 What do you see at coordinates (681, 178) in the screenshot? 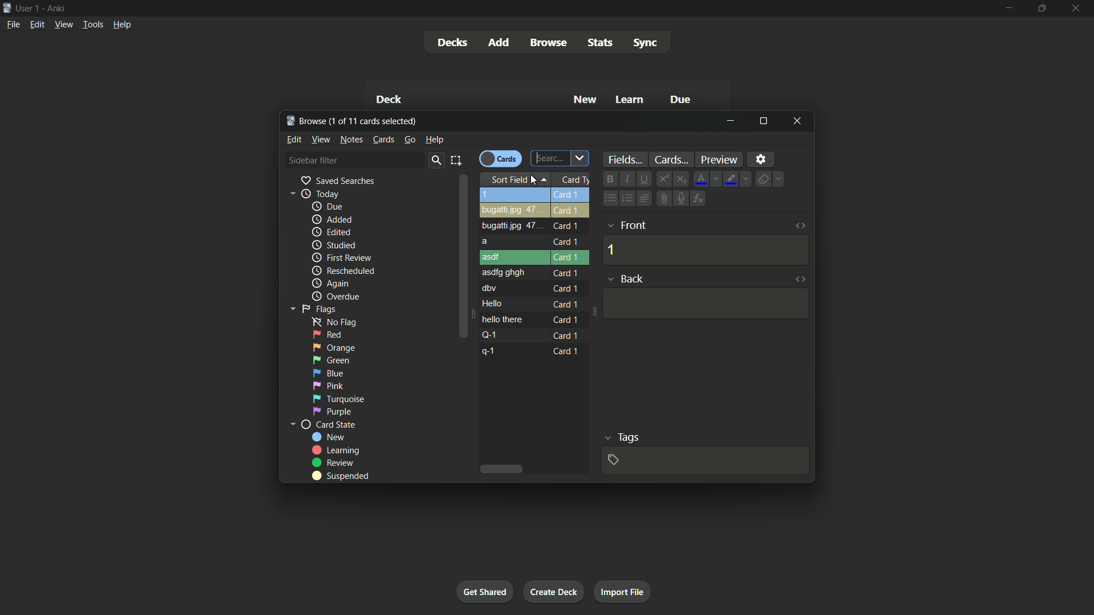
I see `subscript` at bounding box center [681, 178].